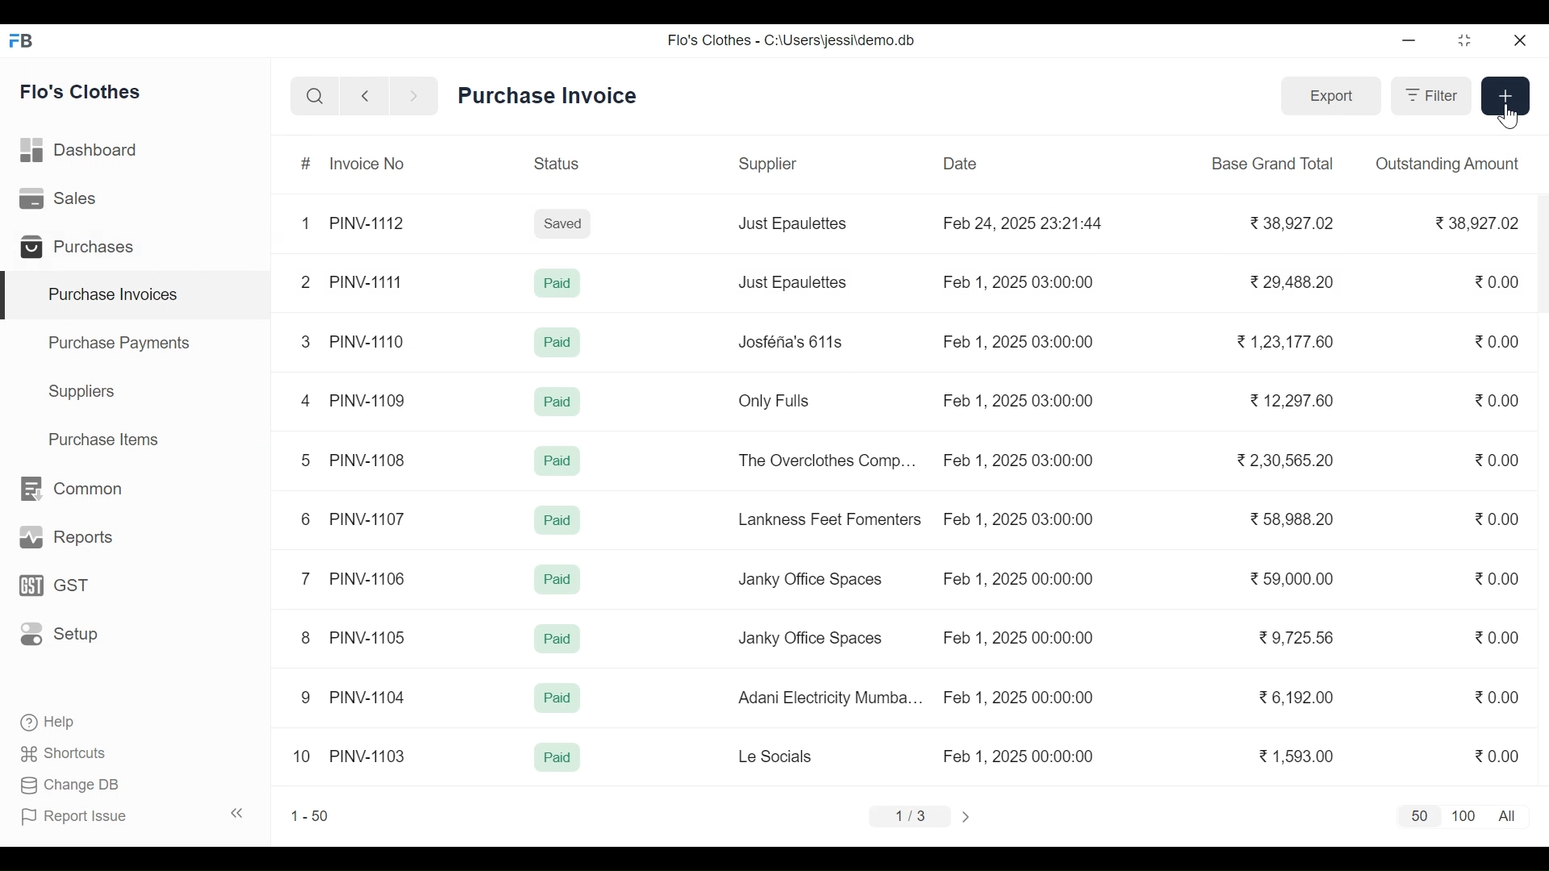  Describe the element at coordinates (1274, 162) in the screenshot. I see `Base Grand Total` at that location.